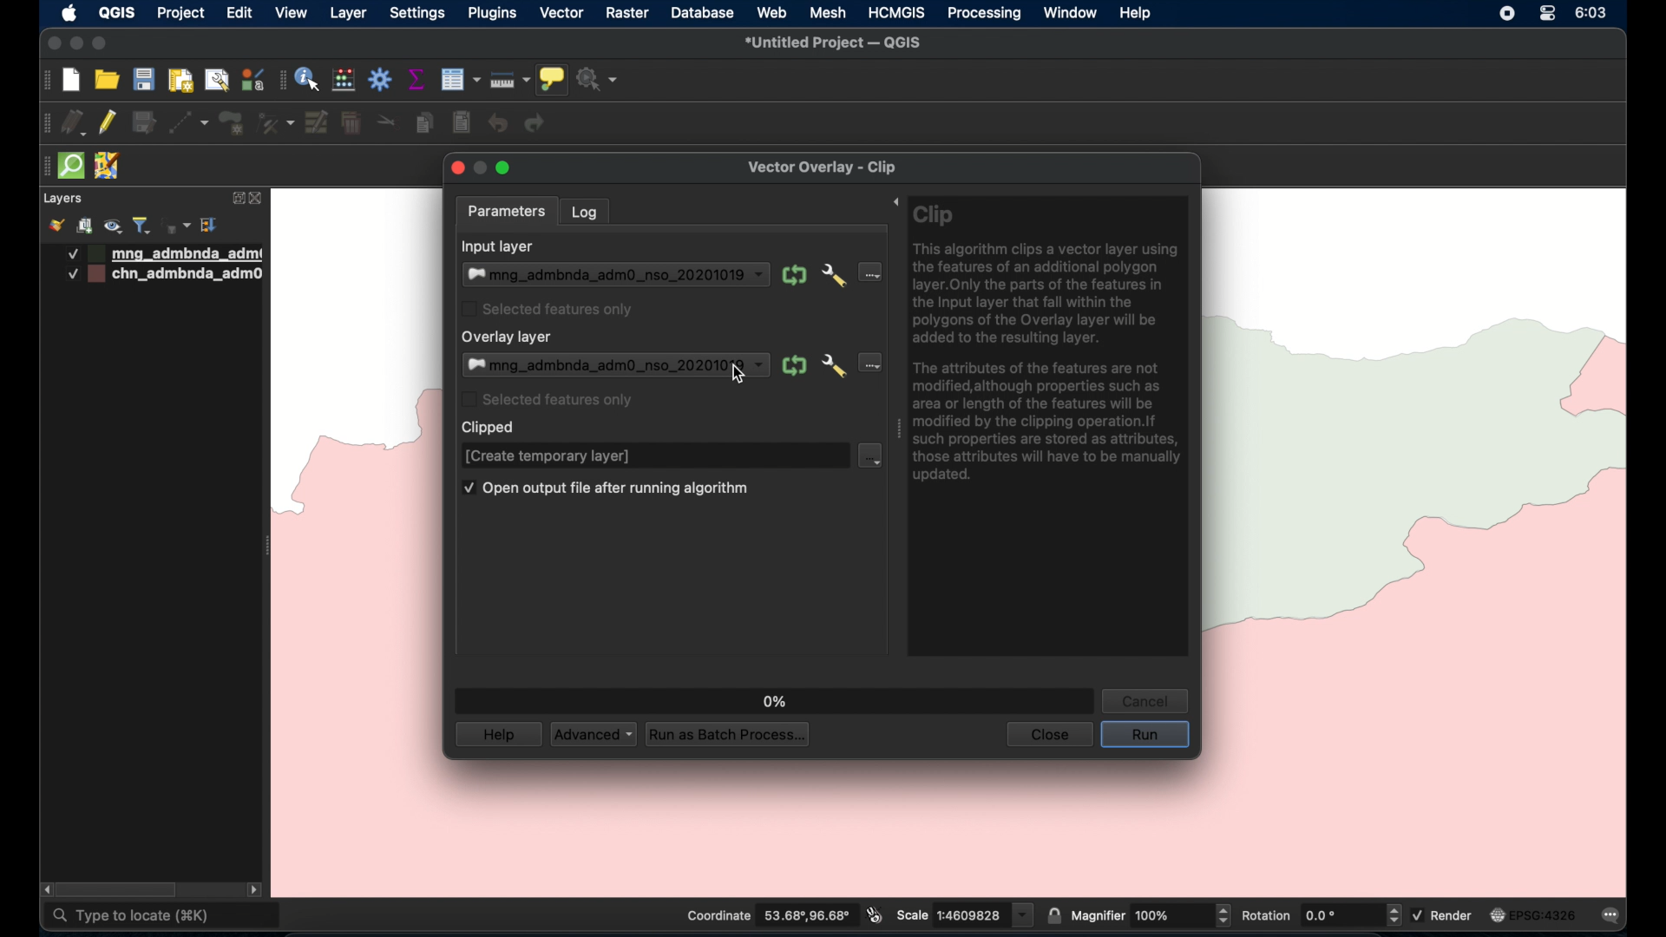  Describe the element at coordinates (893, 427) in the screenshot. I see `drag handle` at that location.